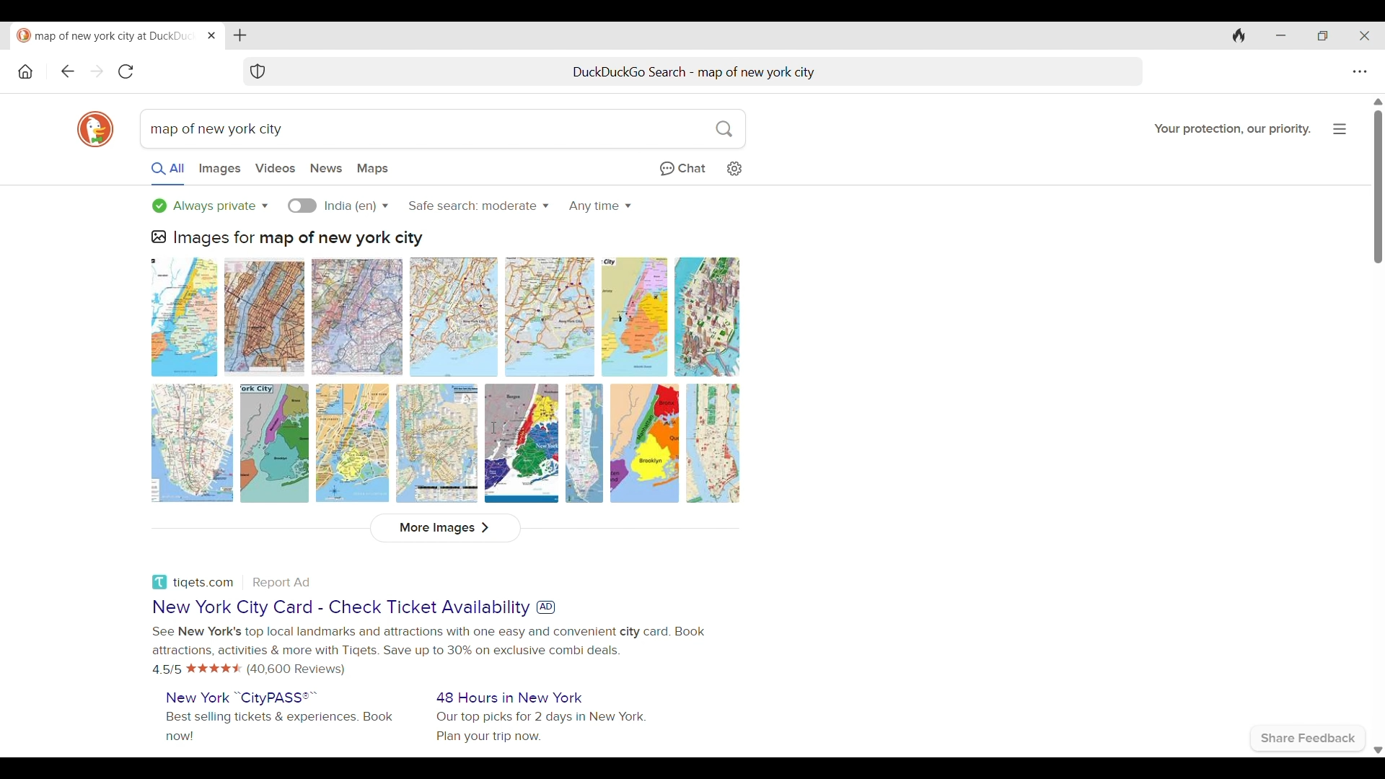 The width and height of the screenshot is (1385, 779). Describe the element at coordinates (372, 170) in the screenshot. I see `Maps` at that location.